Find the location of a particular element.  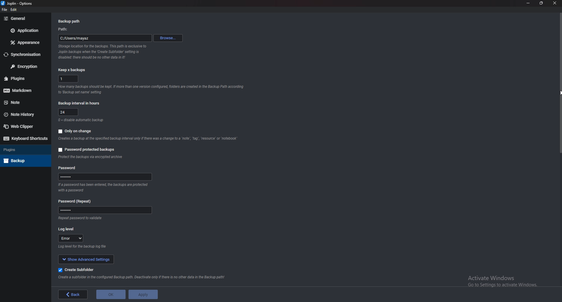

Encryption is located at coordinates (24, 66).